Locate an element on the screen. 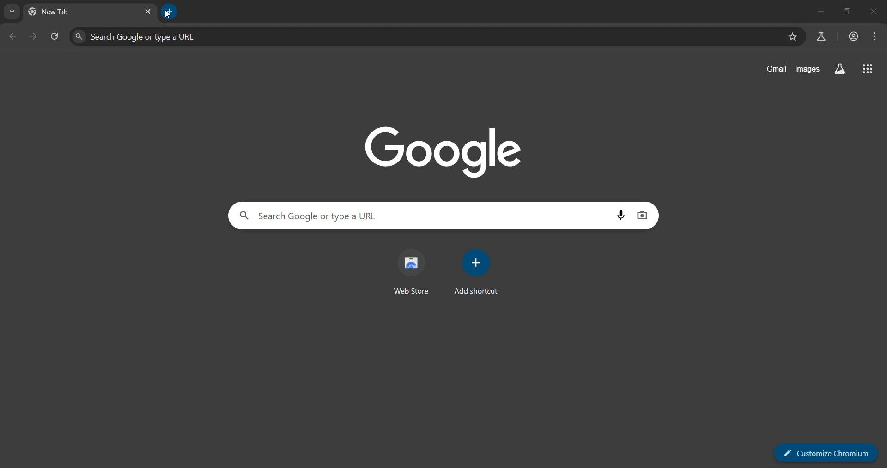  Search Google or type a URL is located at coordinates (424, 215).